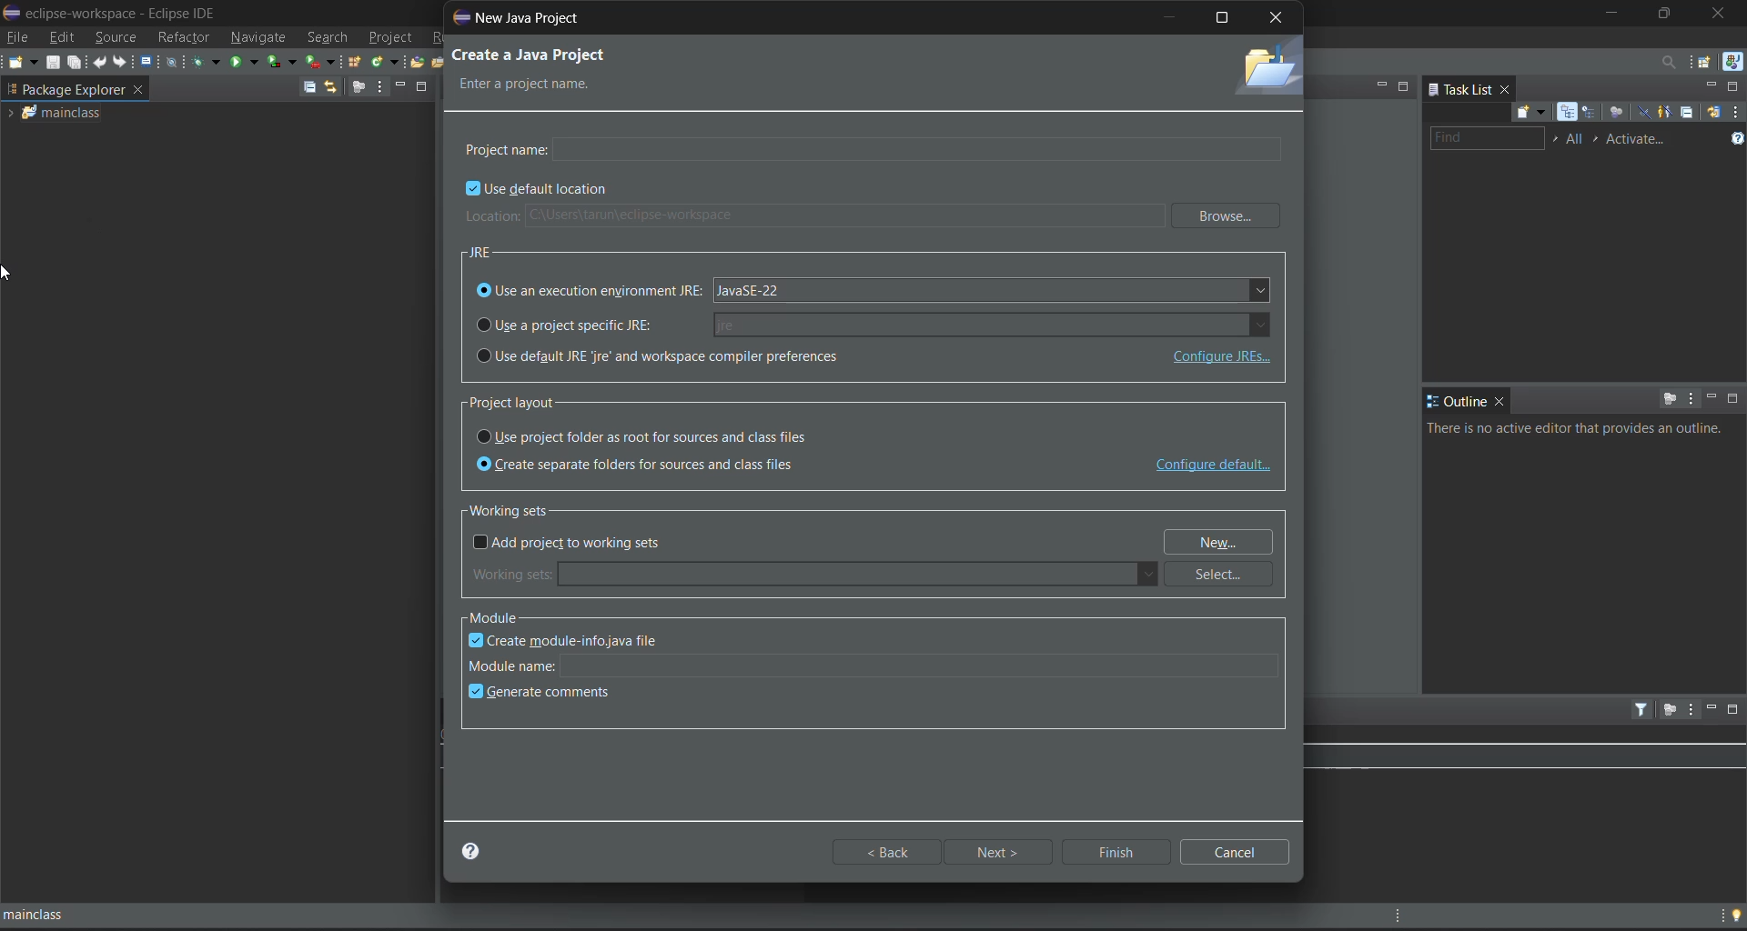  I want to click on use a project specific jre, so click(874, 323).